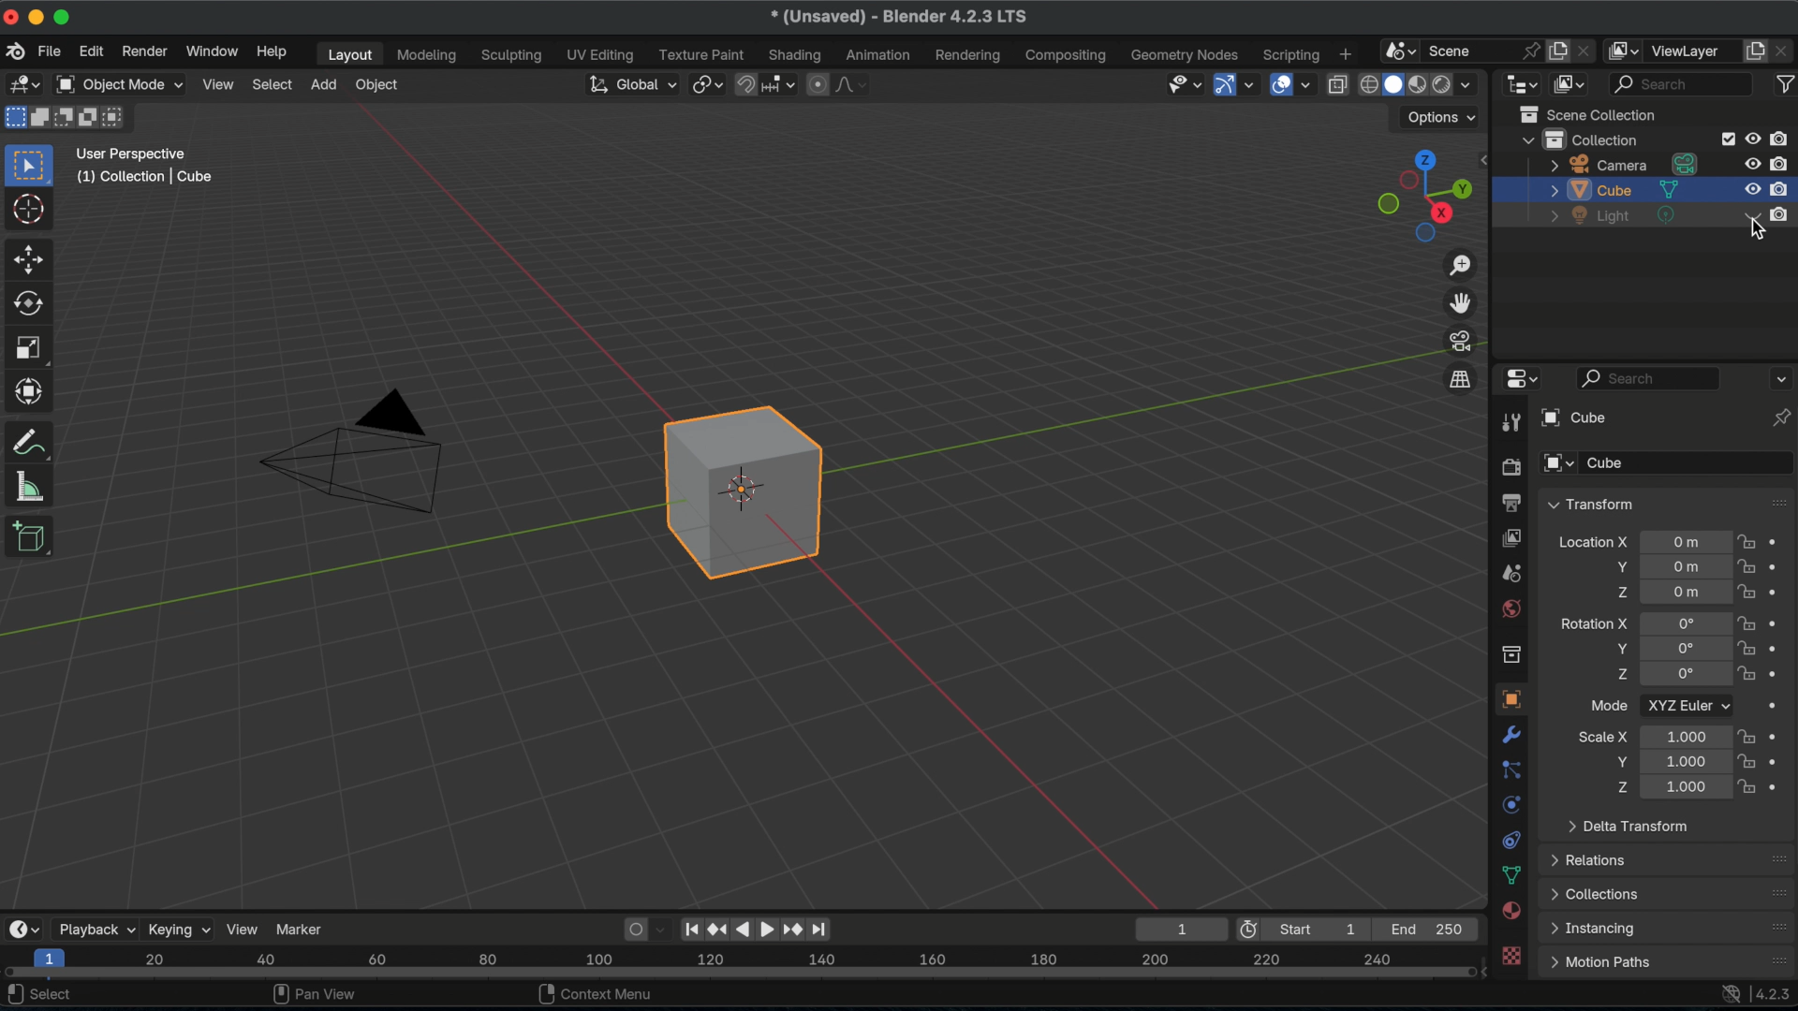 This screenshot has height=1011, width=1798. What do you see at coordinates (1779, 705) in the screenshot?
I see `animate property` at bounding box center [1779, 705].